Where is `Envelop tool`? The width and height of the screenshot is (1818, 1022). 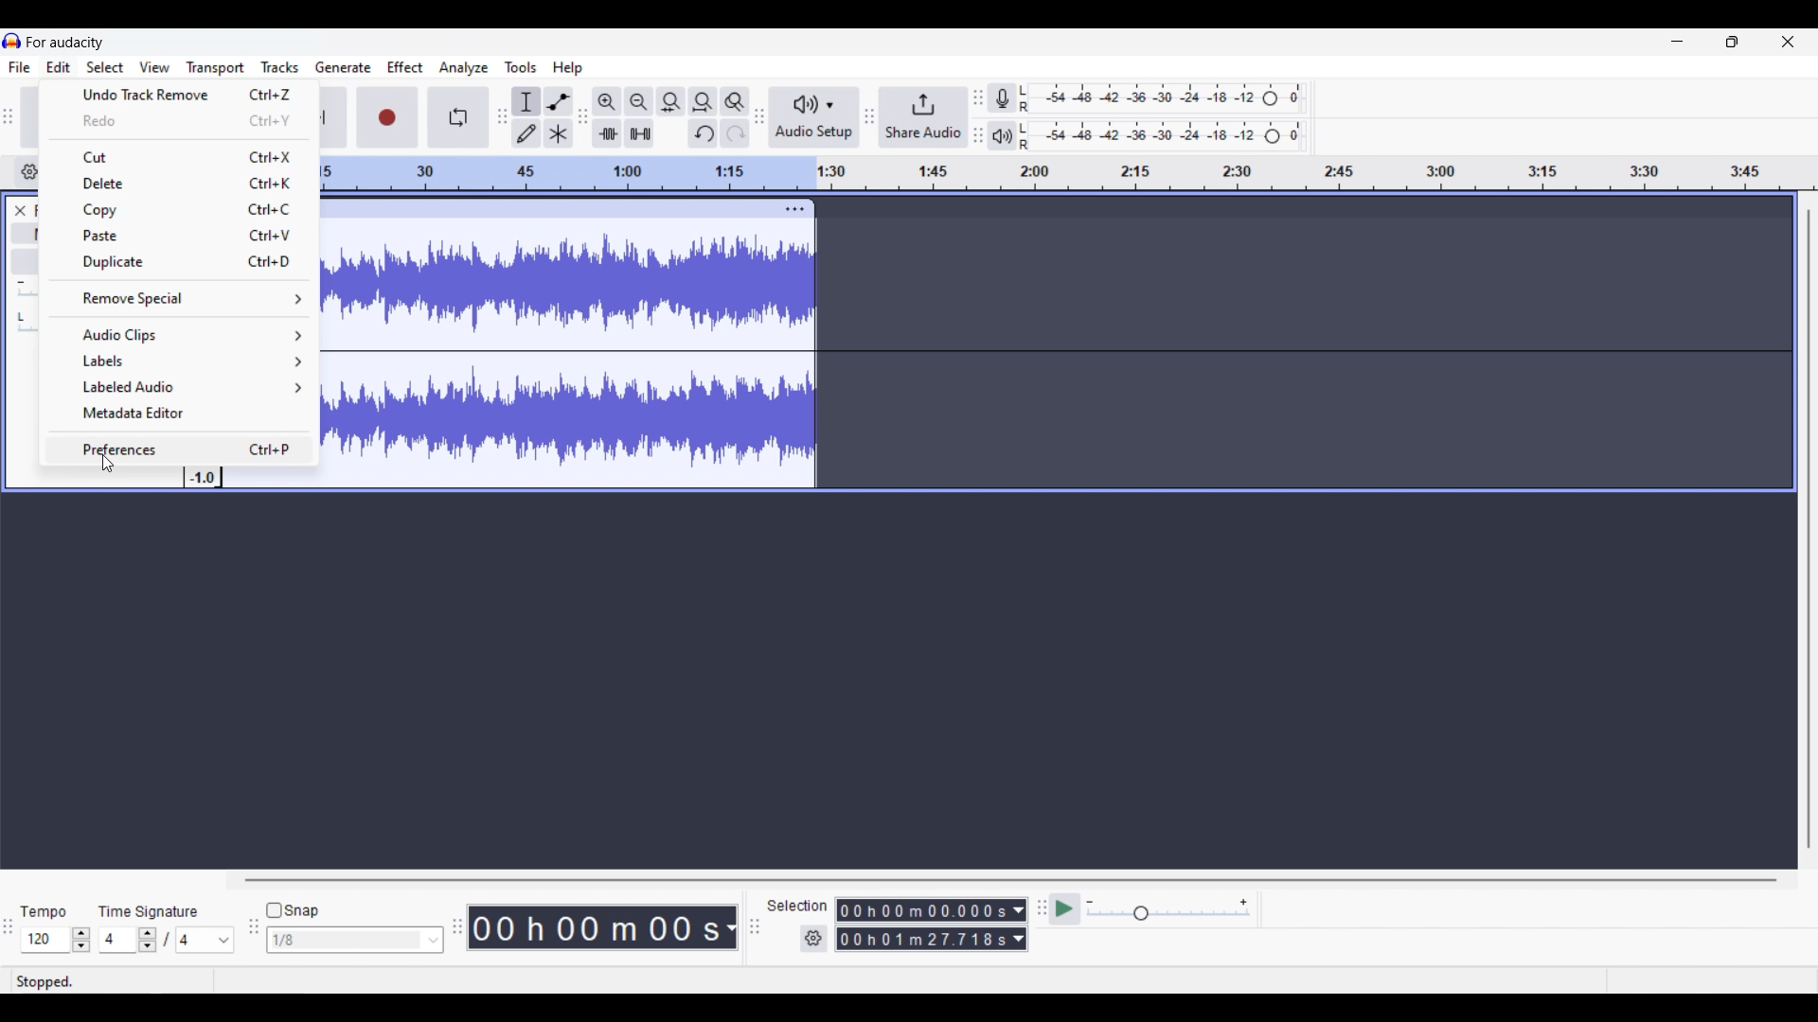 Envelop tool is located at coordinates (559, 101).